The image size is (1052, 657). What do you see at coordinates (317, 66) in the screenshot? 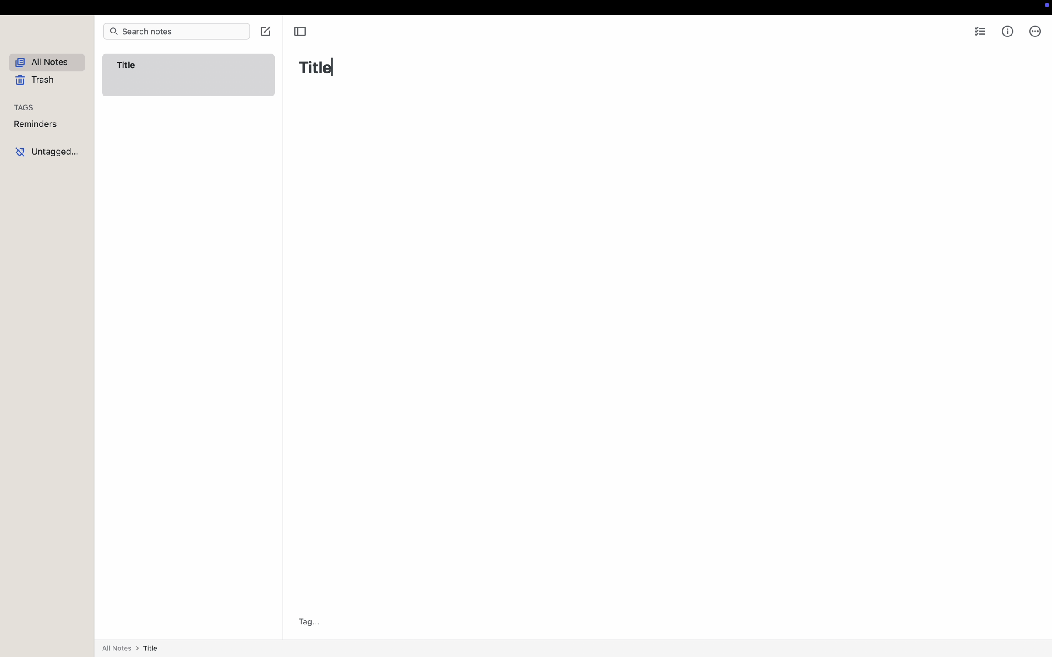
I see `Title` at bounding box center [317, 66].